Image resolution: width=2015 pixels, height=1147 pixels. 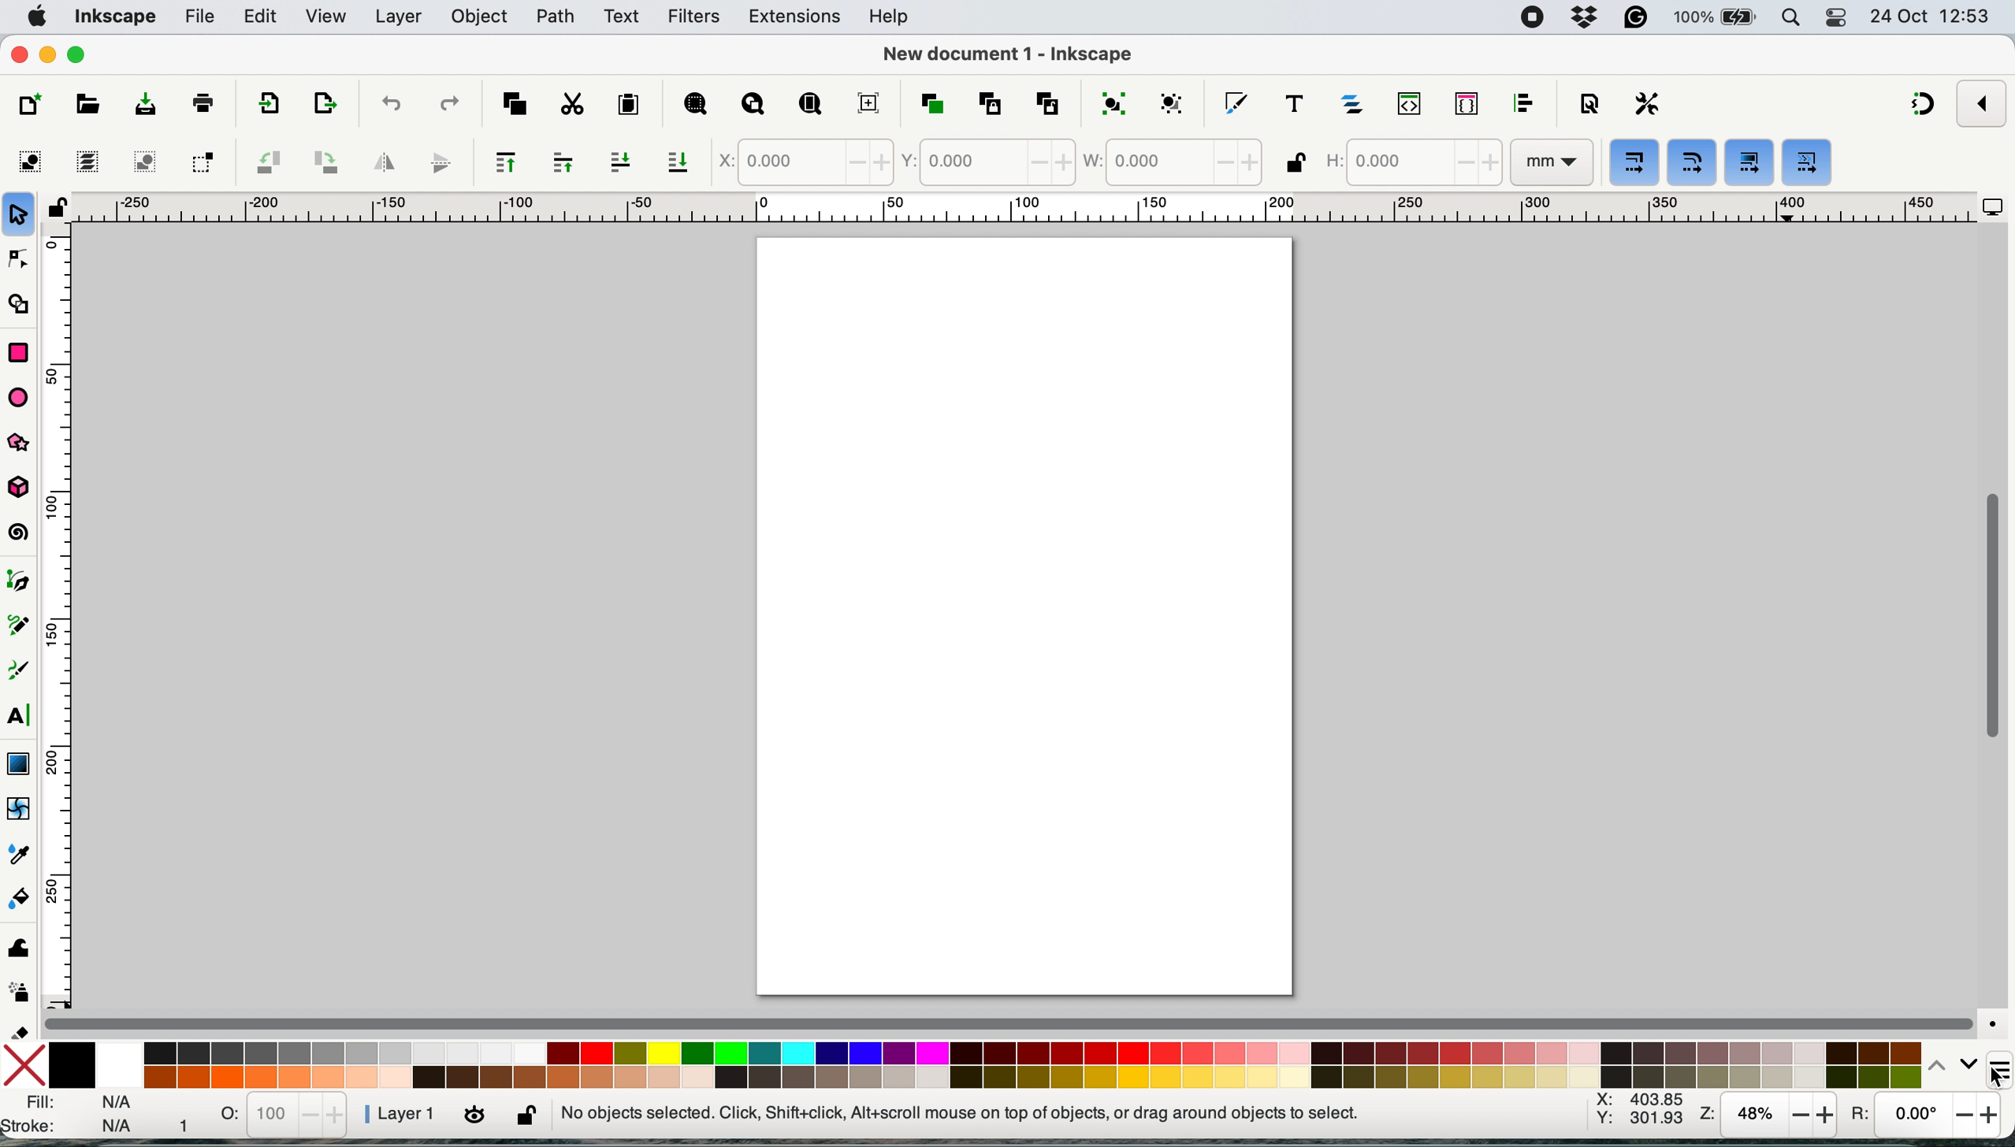 What do you see at coordinates (800, 163) in the screenshot?
I see `x coordinate` at bounding box center [800, 163].